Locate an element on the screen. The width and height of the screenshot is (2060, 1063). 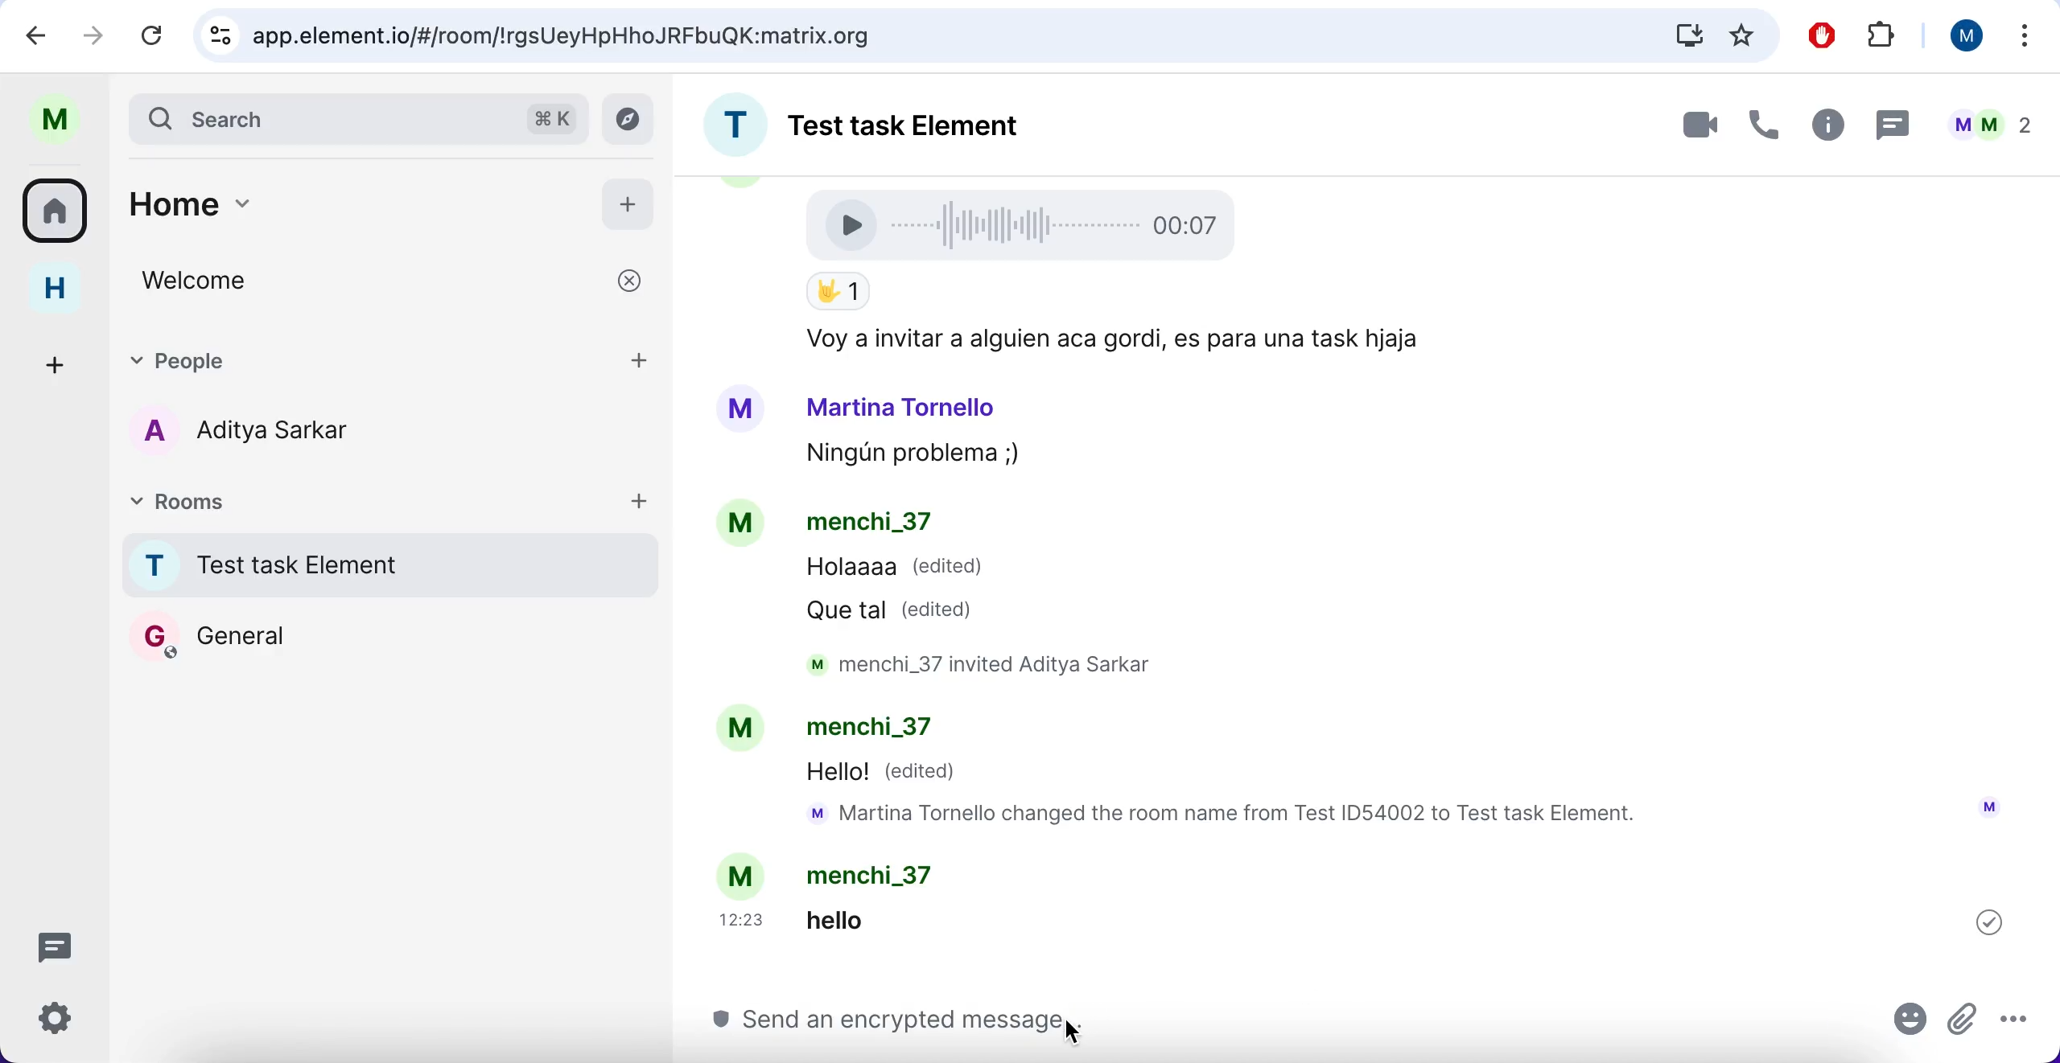
User Icon is located at coordinates (1989, 806).